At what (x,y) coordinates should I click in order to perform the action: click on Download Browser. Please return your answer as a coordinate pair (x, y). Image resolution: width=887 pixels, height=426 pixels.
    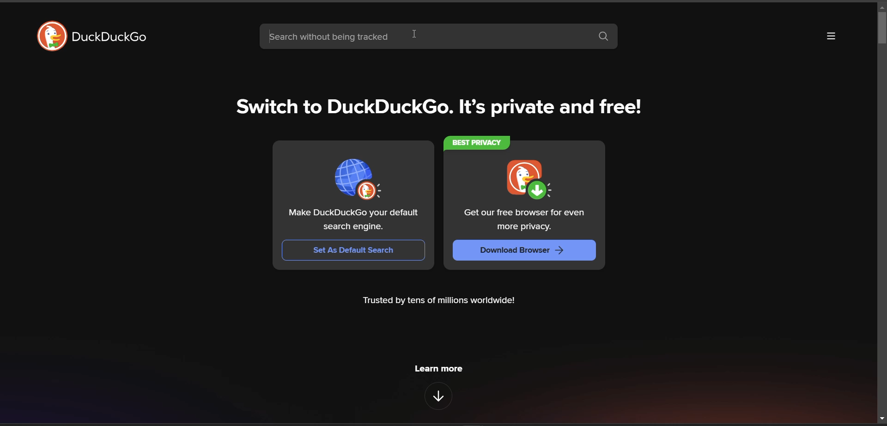
    Looking at the image, I should click on (525, 251).